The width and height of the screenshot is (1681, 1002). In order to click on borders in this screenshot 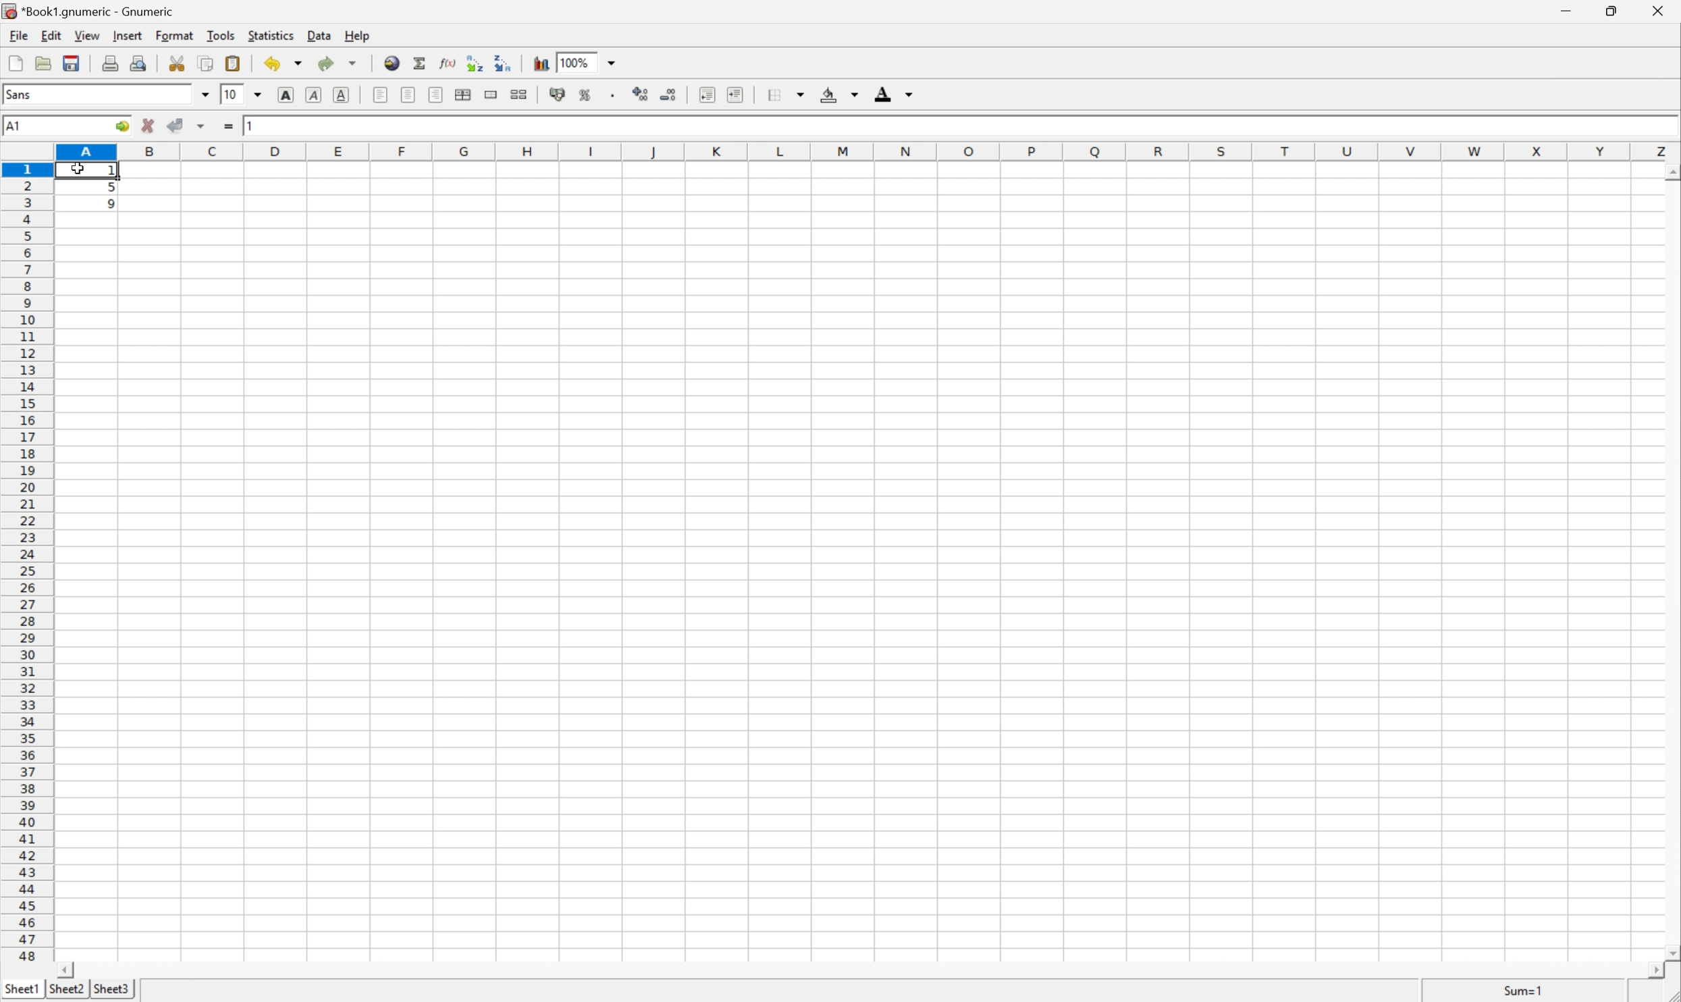, I will do `click(784, 95)`.